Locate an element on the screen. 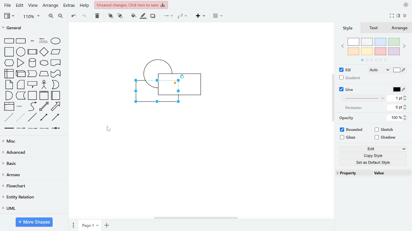  note is located at coordinates (9, 85).